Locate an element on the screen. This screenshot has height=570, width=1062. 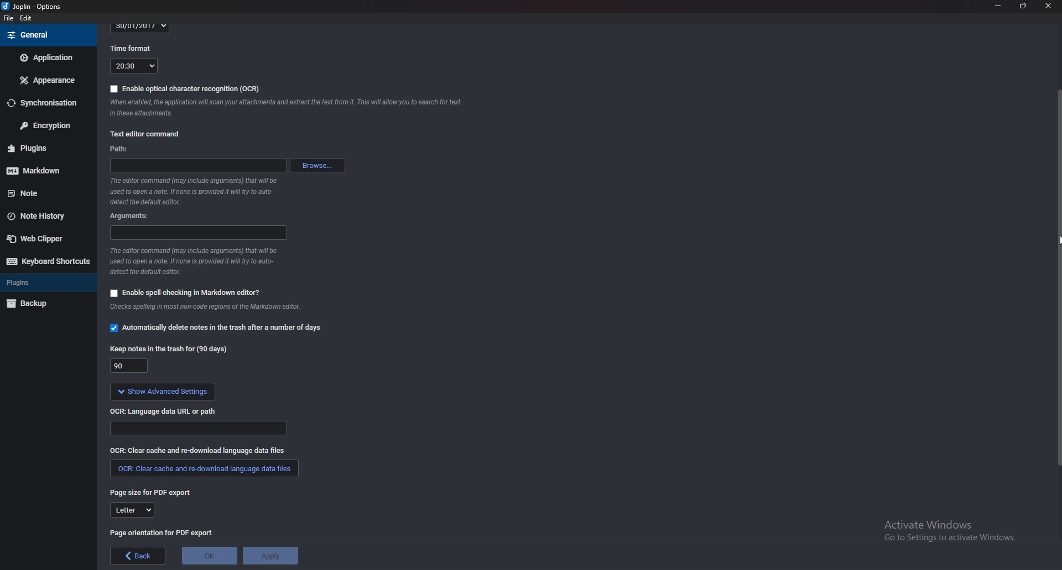
Arguments is located at coordinates (134, 215).